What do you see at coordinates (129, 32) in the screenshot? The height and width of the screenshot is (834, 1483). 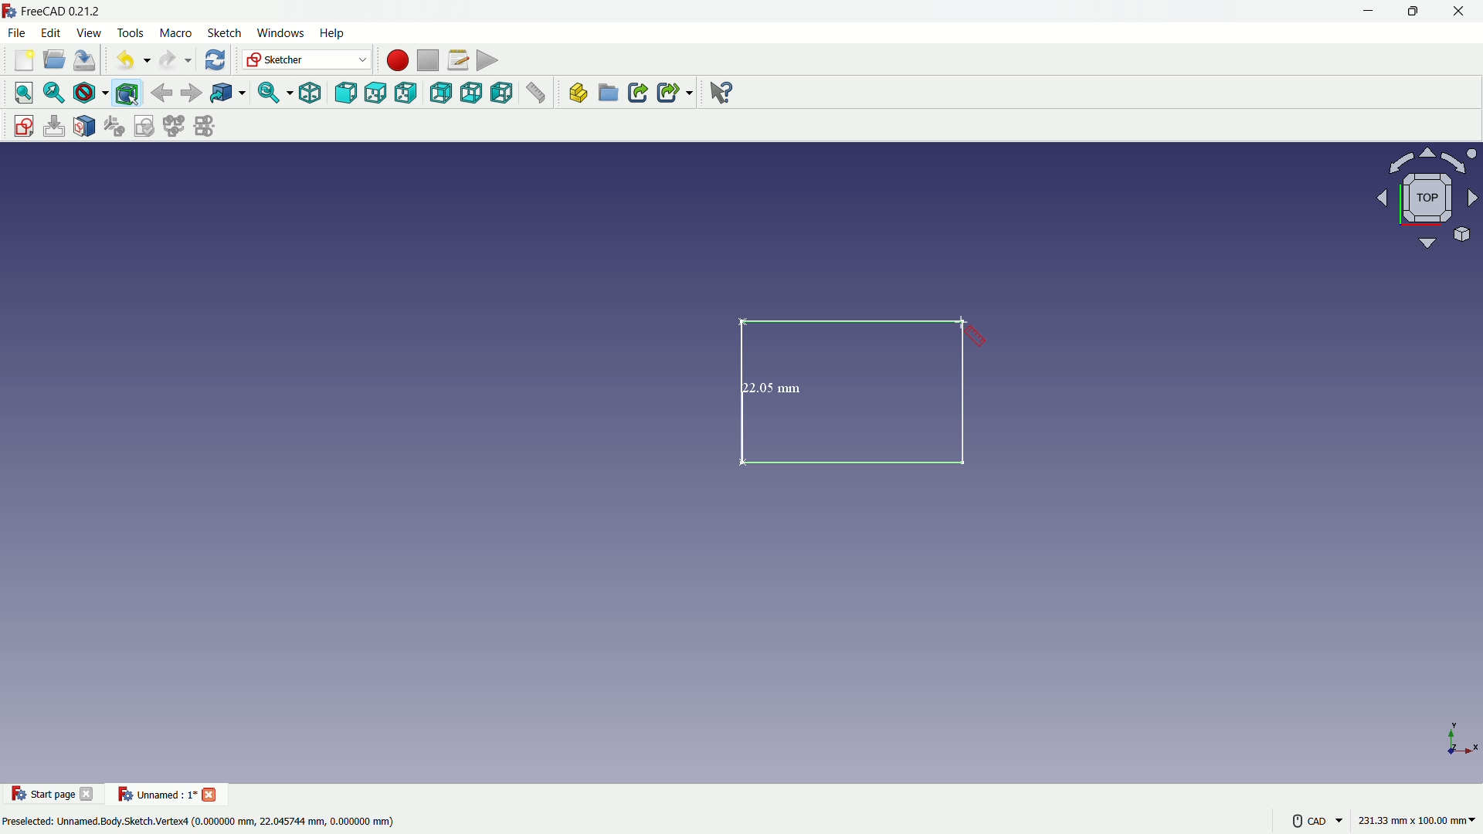 I see `tools menu` at bounding box center [129, 32].